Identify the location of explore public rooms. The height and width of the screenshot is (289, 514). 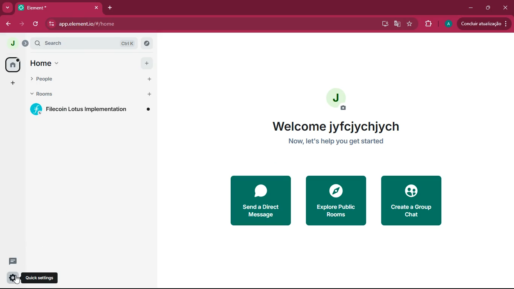
(335, 201).